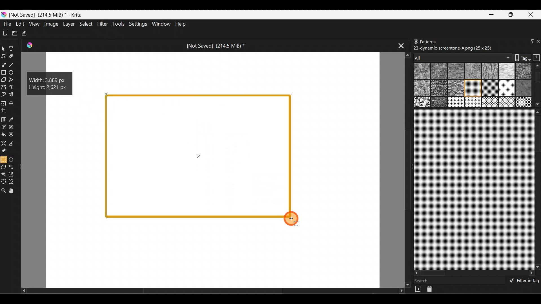  What do you see at coordinates (200, 157) in the screenshot?
I see `Rectangular selection tool on rectangle shape` at bounding box center [200, 157].